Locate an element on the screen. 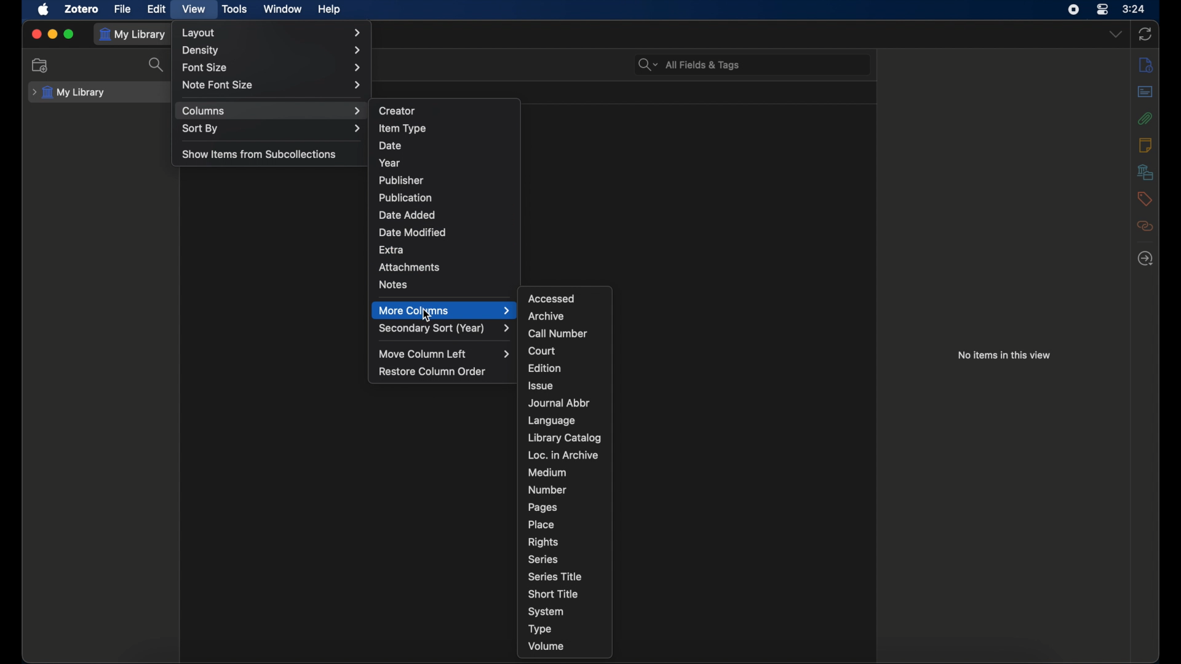 The height and width of the screenshot is (664, 1181). series is located at coordinates (543, 559).